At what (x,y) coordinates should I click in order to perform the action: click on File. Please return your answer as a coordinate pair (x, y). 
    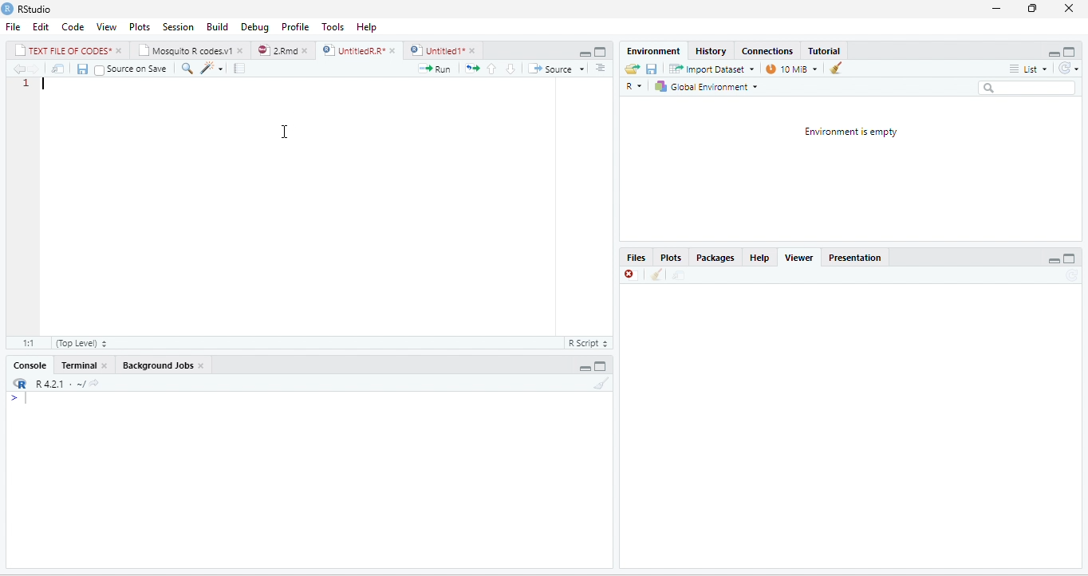
    Looking at the image, I should click on (12, 26).